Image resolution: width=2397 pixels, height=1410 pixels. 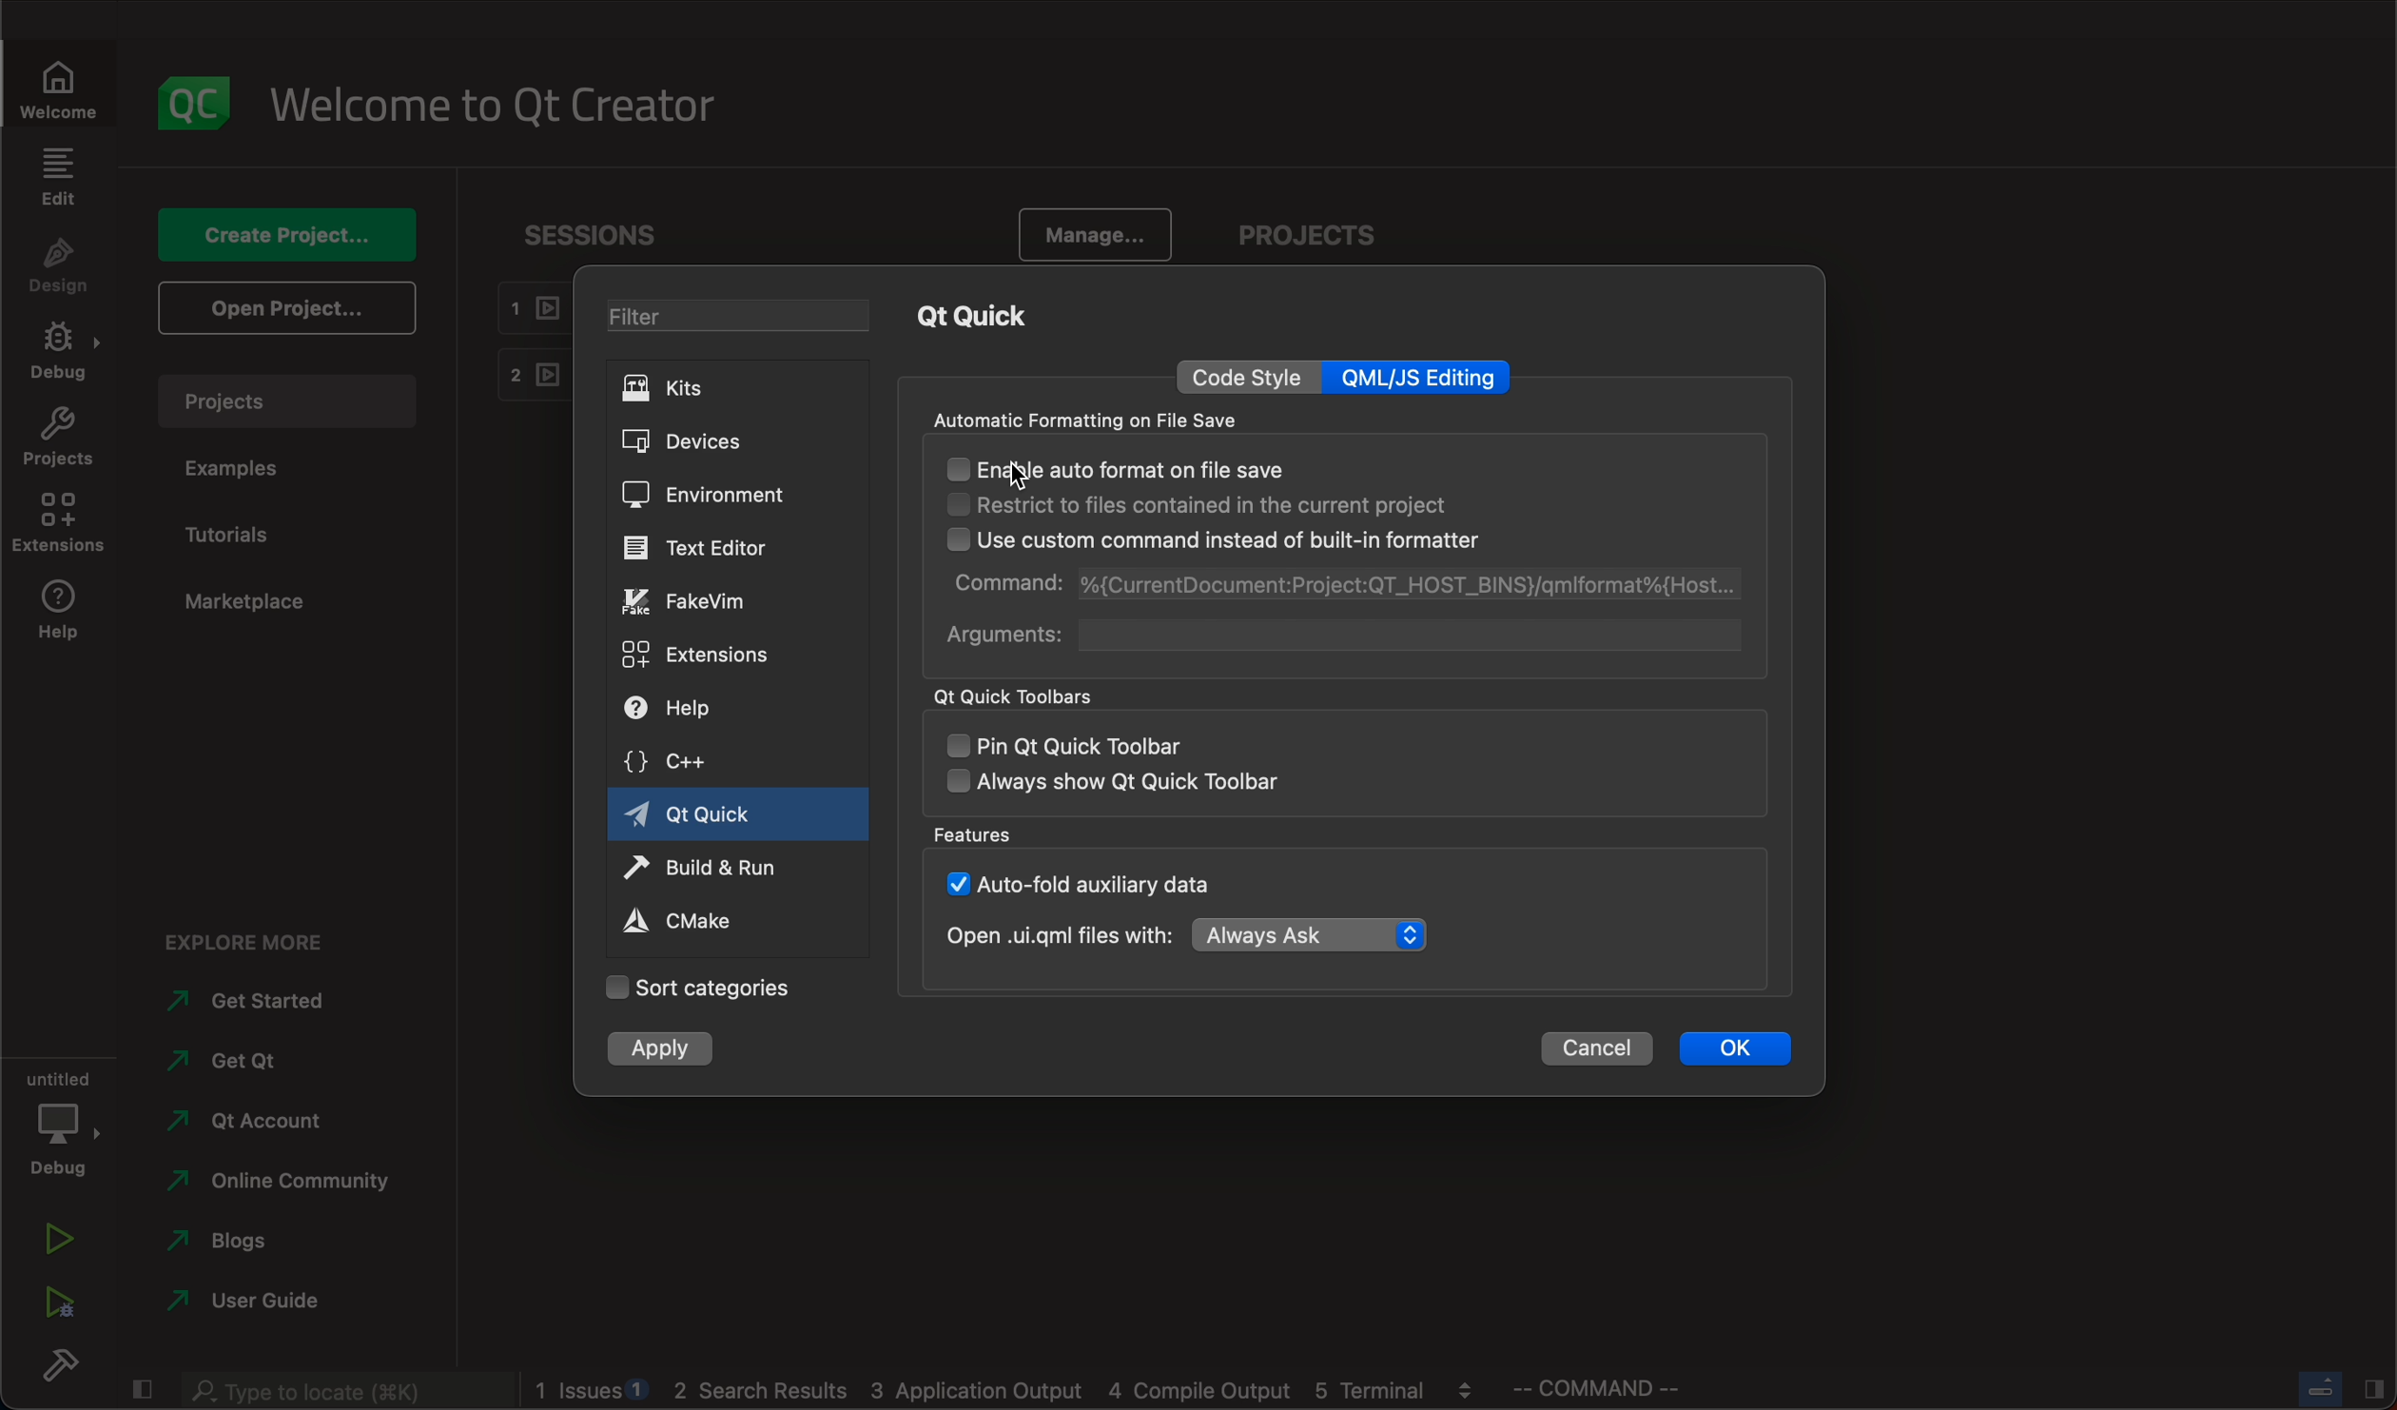 What do you see at coordinates (231, 1242) in the screenshot?
I see `blogs` at bounding box center [231, 1242].